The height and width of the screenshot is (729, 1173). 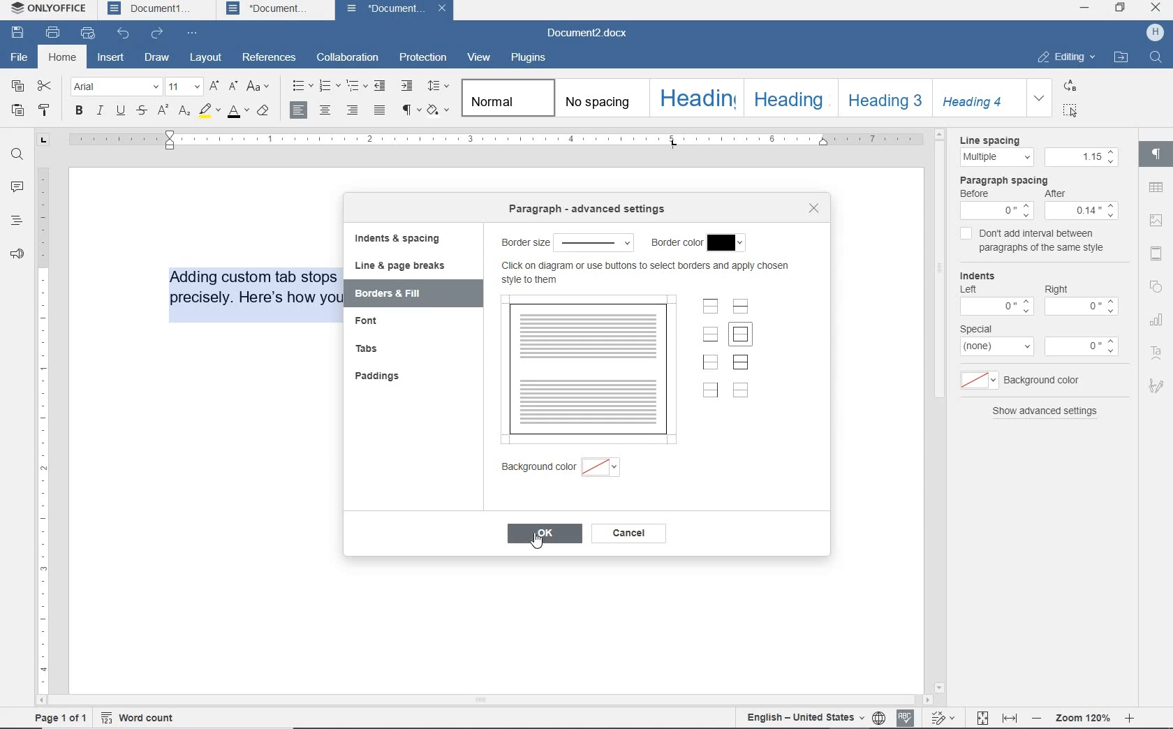 I want to click on close, so click(x=443, y=10).